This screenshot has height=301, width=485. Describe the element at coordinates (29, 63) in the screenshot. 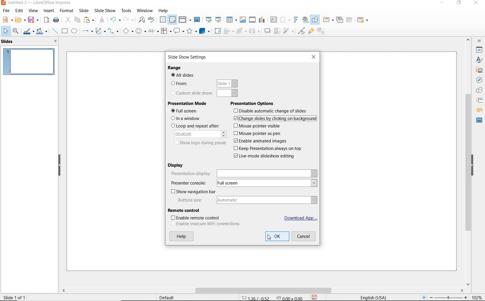

I see `SLIDE1` at that location.